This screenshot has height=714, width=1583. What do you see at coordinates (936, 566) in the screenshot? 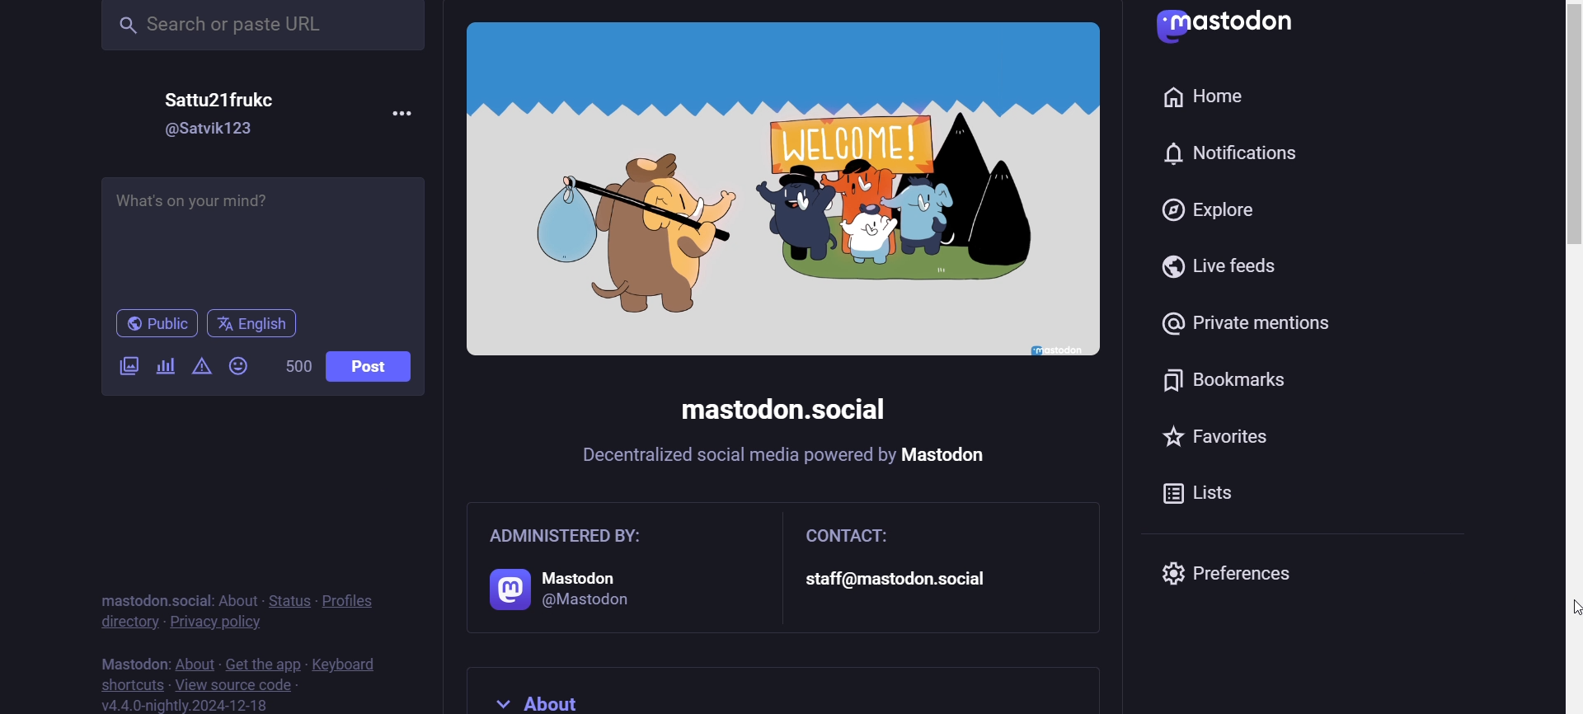
I see `contact: staff@mastodon.social` at bounding box center [936, 566].